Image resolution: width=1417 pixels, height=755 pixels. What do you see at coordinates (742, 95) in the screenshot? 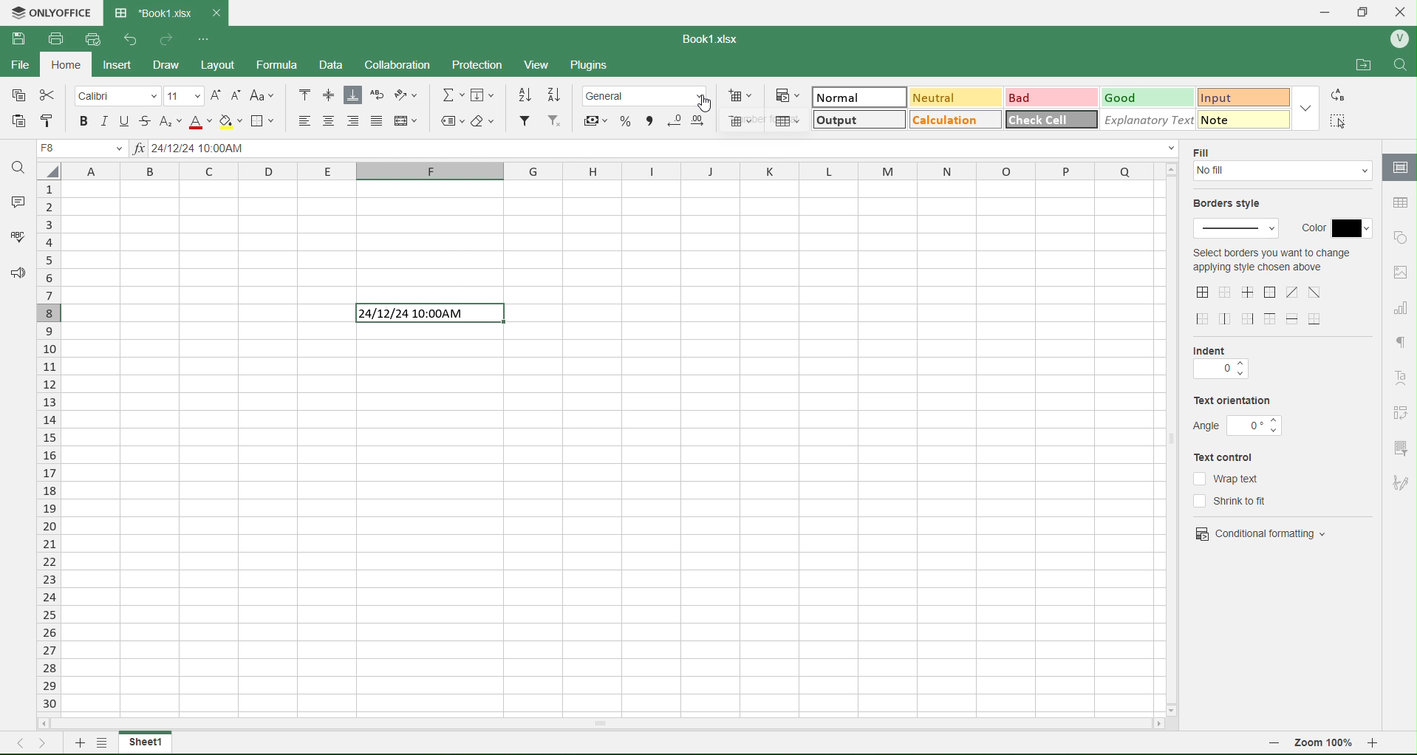
I see `Insert Cells` at bounding box center [742, 95].